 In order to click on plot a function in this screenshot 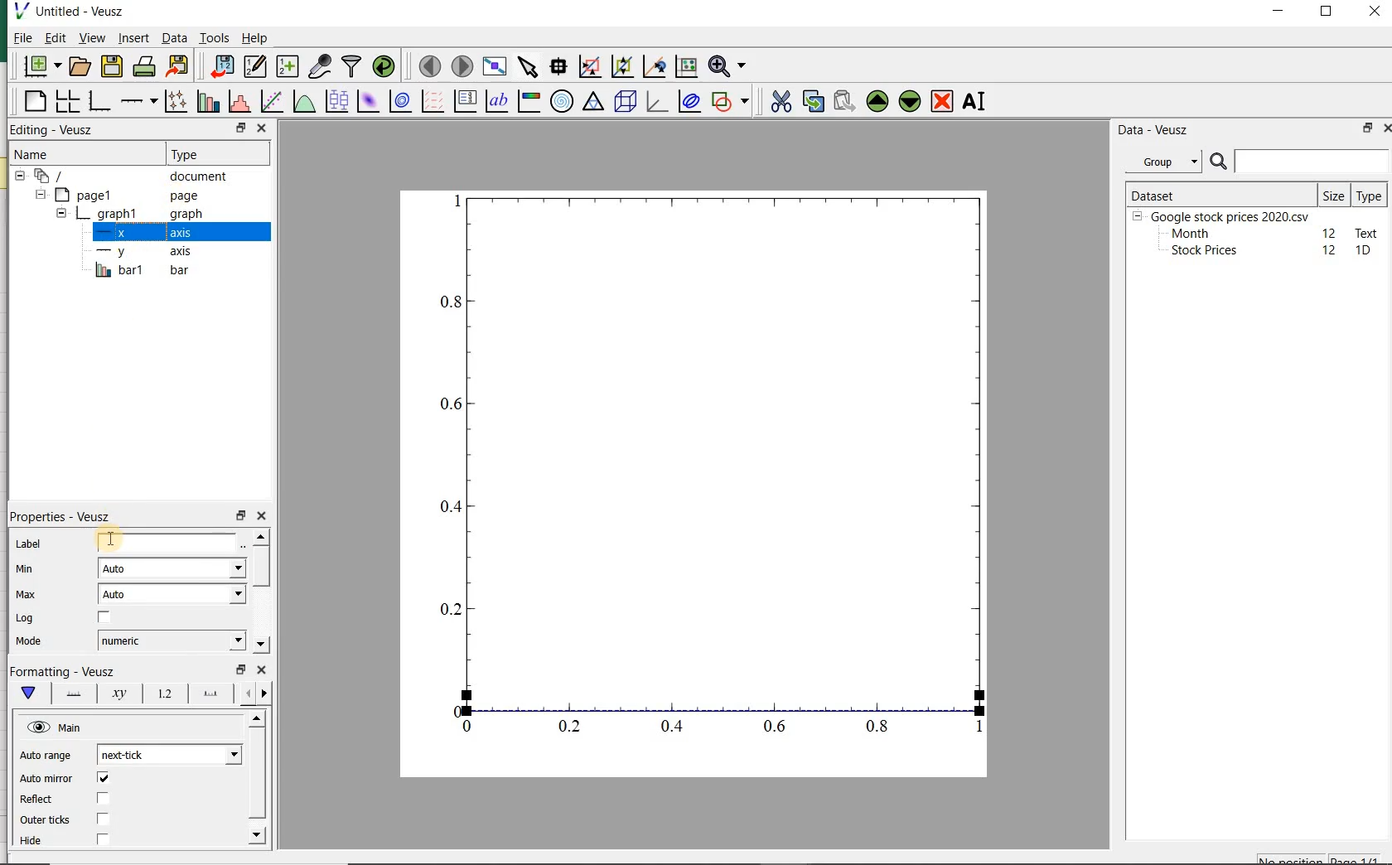, I will do `click(302, 103)`.